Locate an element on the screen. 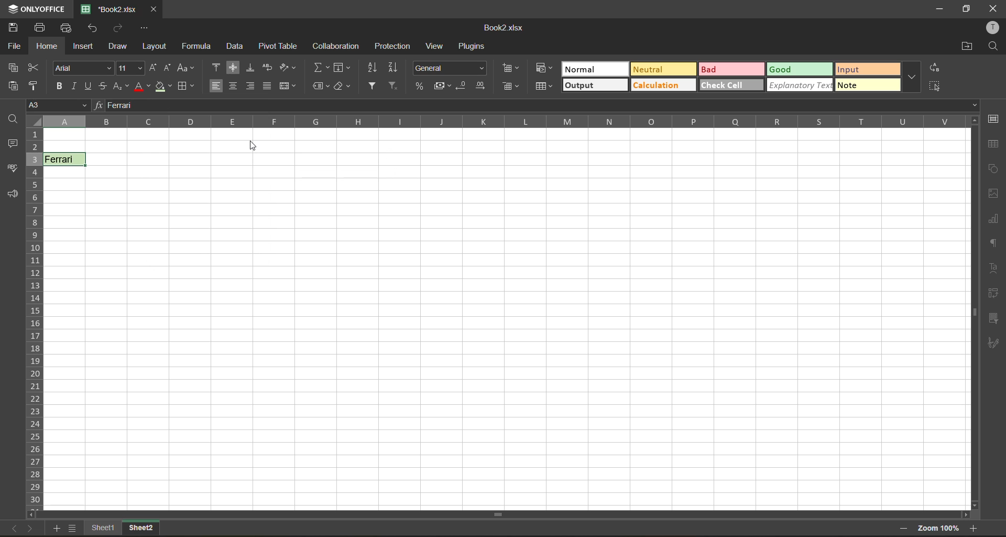 The width and height of the screenshot is (1006, 537). borders is located at coordinates (187, 87).